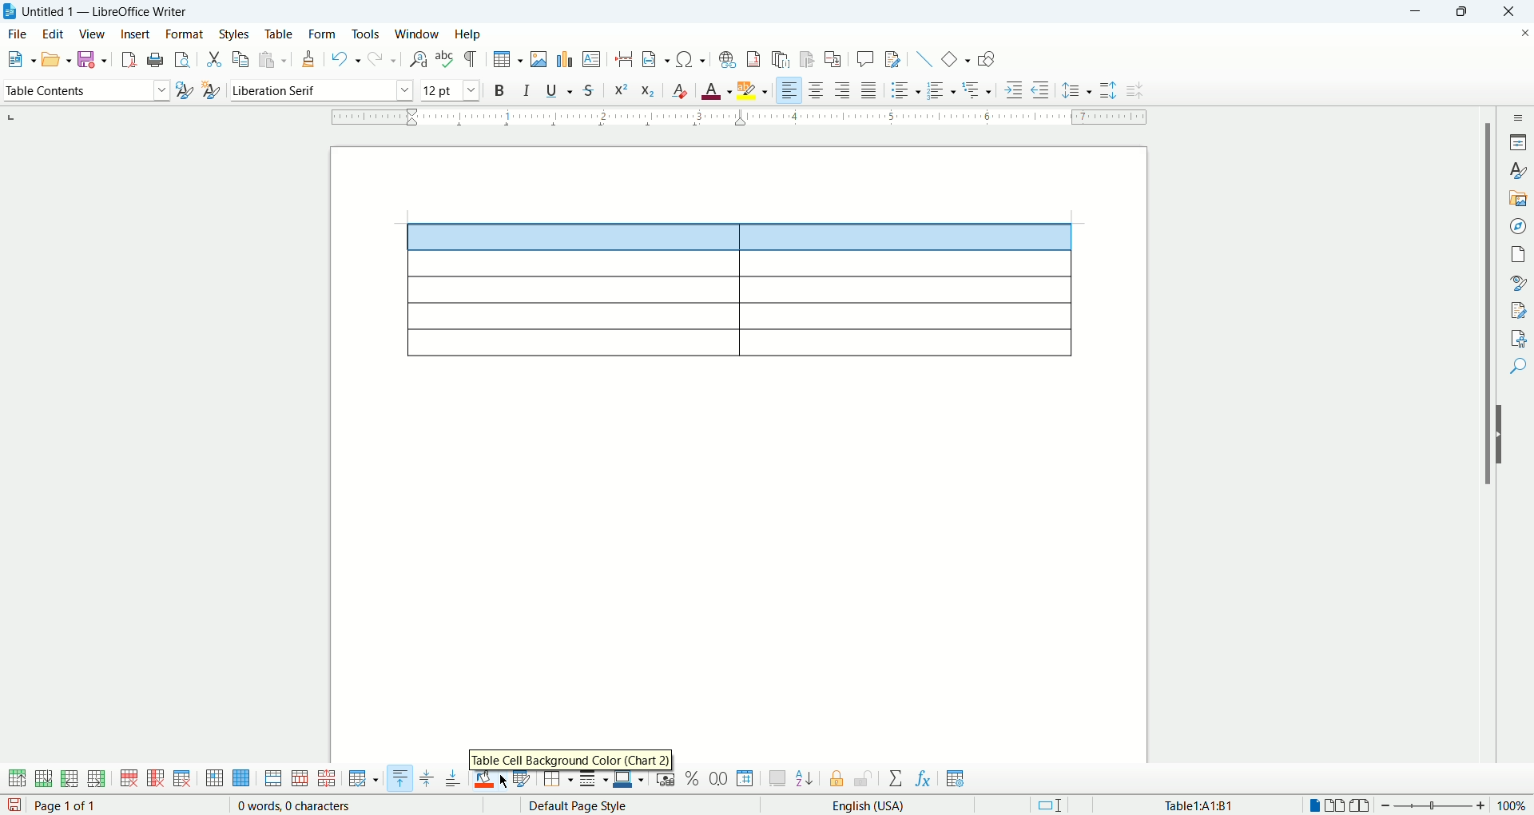 Image resolution: width=1534 pixels, height=815 pixels. What do you see at coordinates (236, 34) in the screenshot?
I see `styles` at bounding box center [236, 34].